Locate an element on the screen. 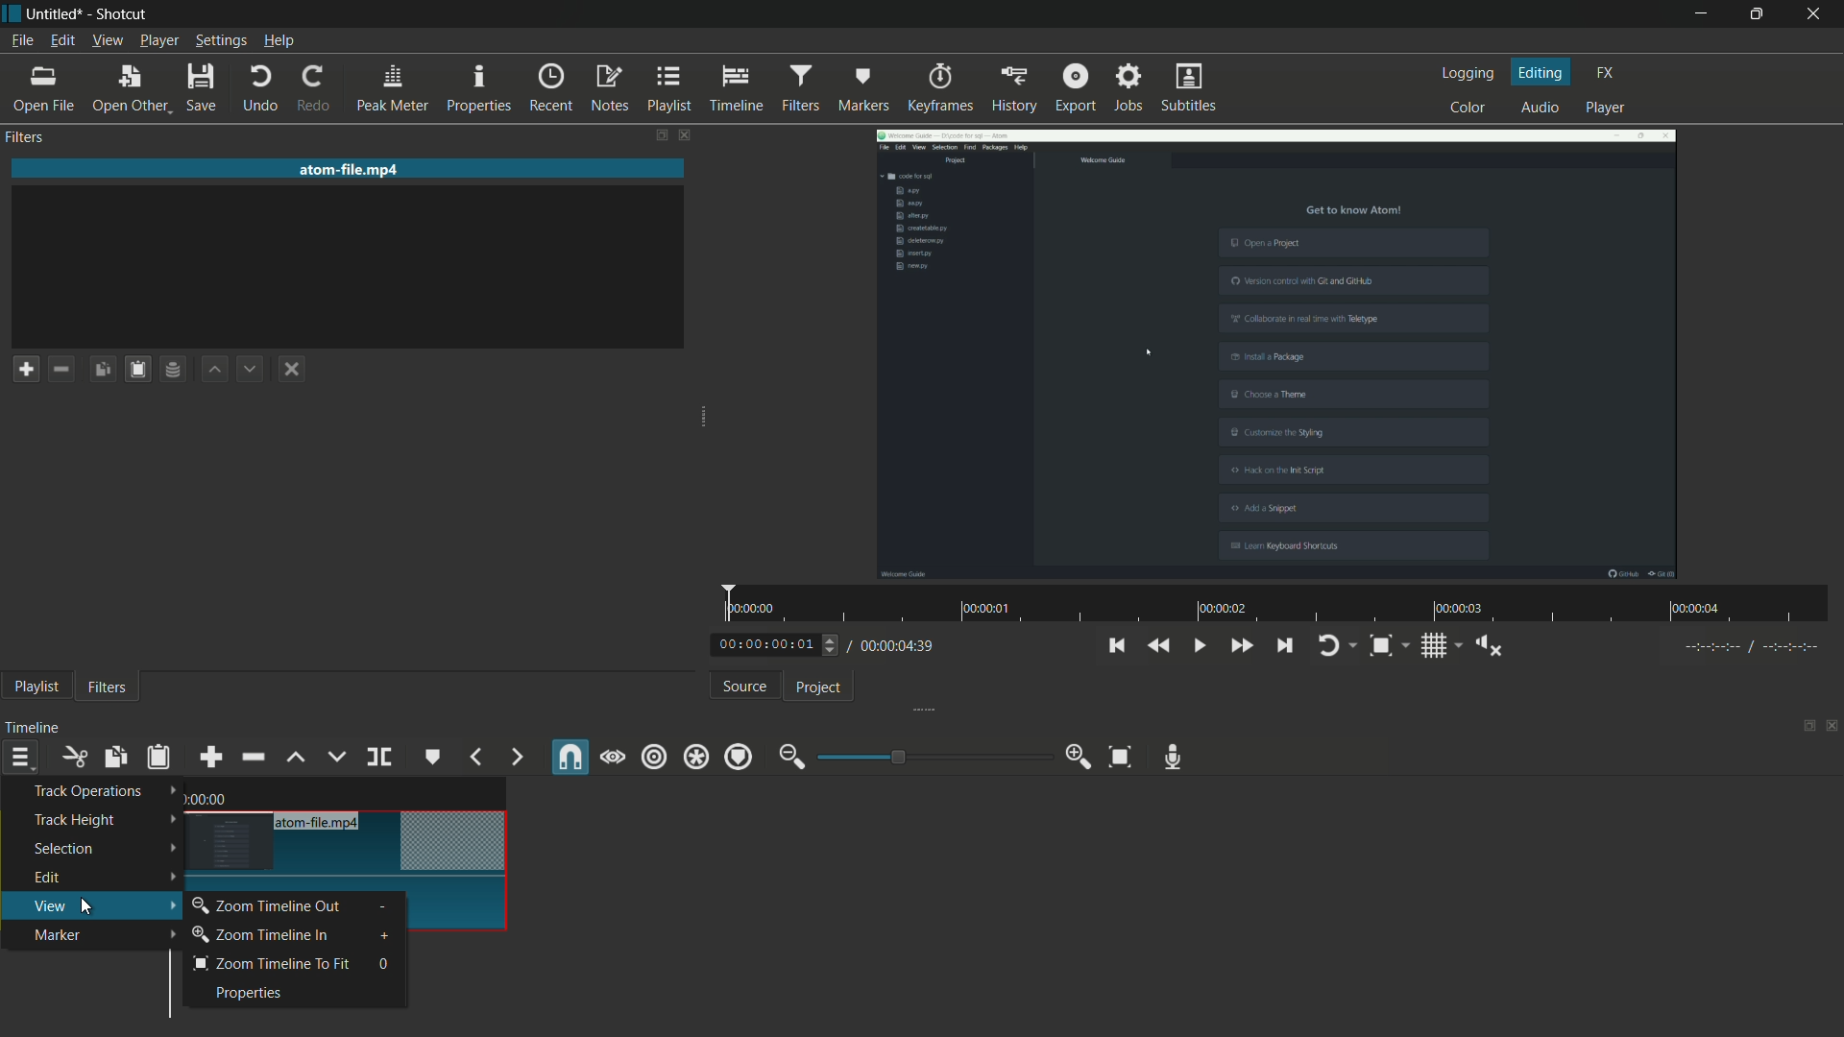  filters is located at coordinates (800, 87).